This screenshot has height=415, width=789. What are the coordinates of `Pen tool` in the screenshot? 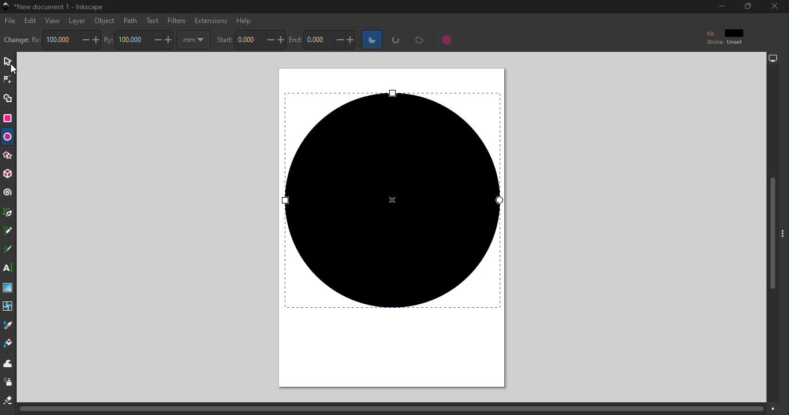 It's located at (10, 212).